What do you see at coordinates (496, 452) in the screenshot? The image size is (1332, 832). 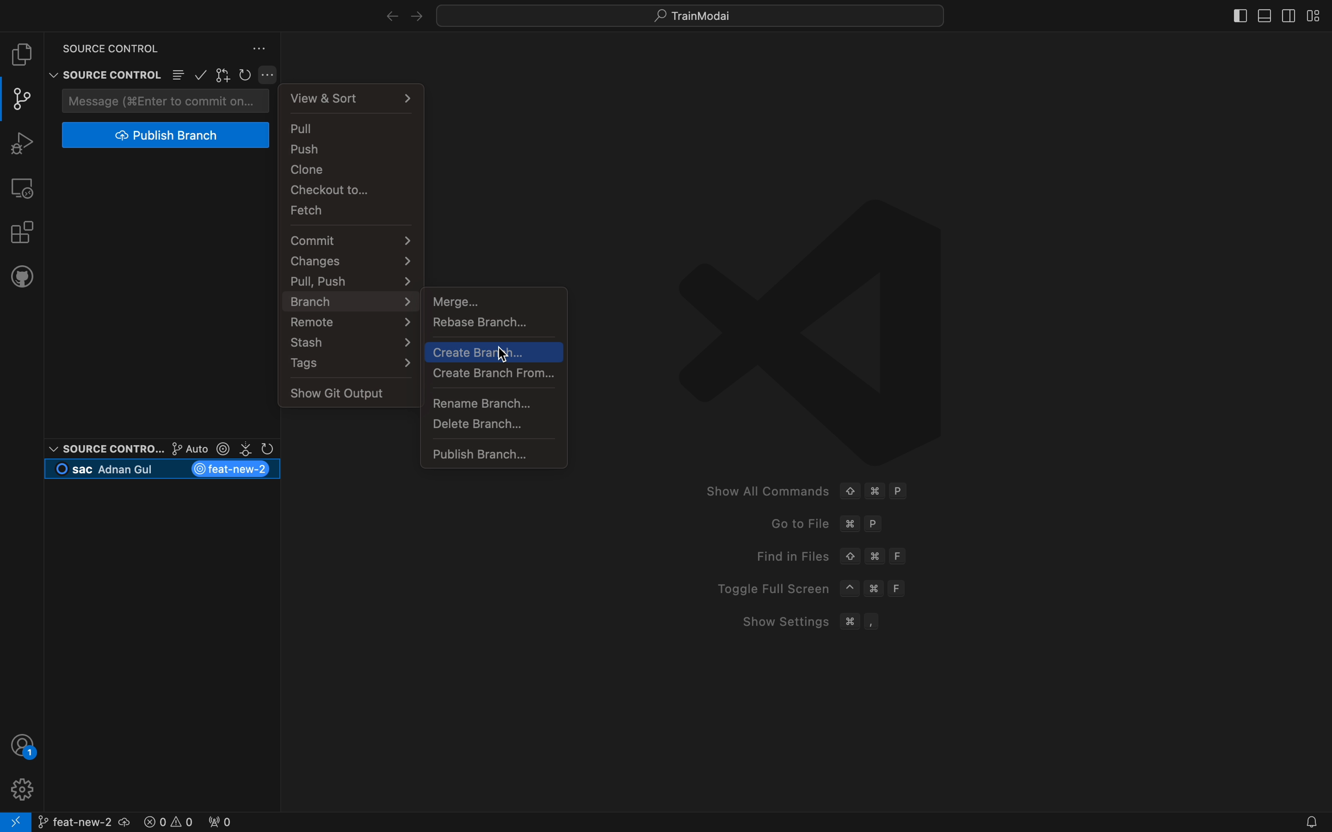 I see `publish` at bounding box center [496, 452].